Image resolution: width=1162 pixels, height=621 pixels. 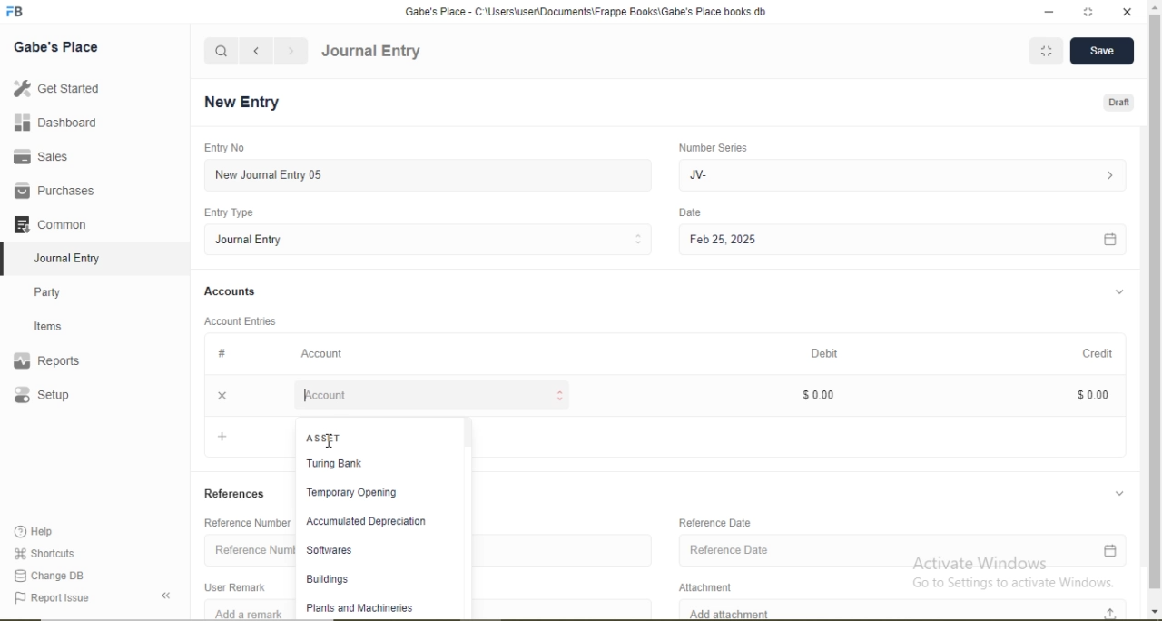 What do you see at coordinates (60, 291) in the screenshot?
I see `Party` at bounding box center [60, 291].